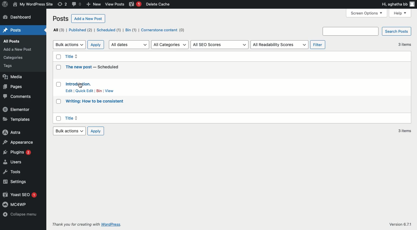  What do you see at coordinates (85, 91) in the screenshot?
I see `Quick edit` at bounding box center [85, 91].